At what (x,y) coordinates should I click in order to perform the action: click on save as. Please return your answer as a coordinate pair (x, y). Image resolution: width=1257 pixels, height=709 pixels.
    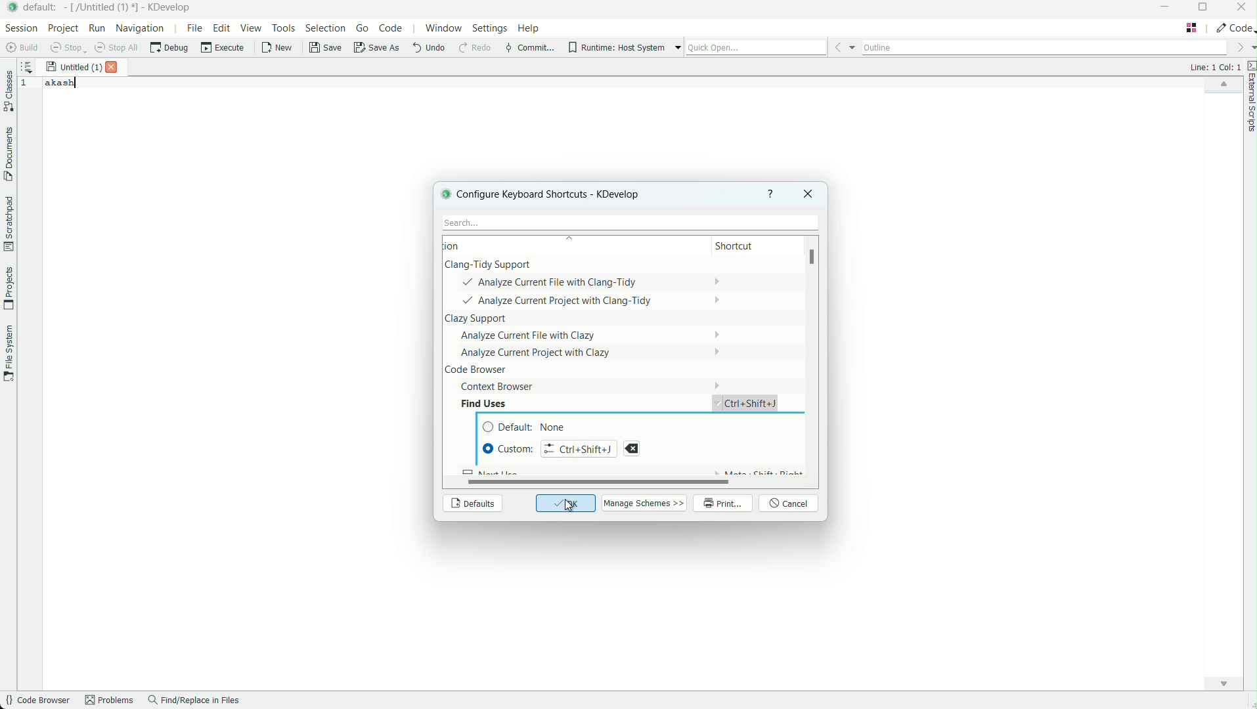
    Looking at the image, I should click on (378, 49).